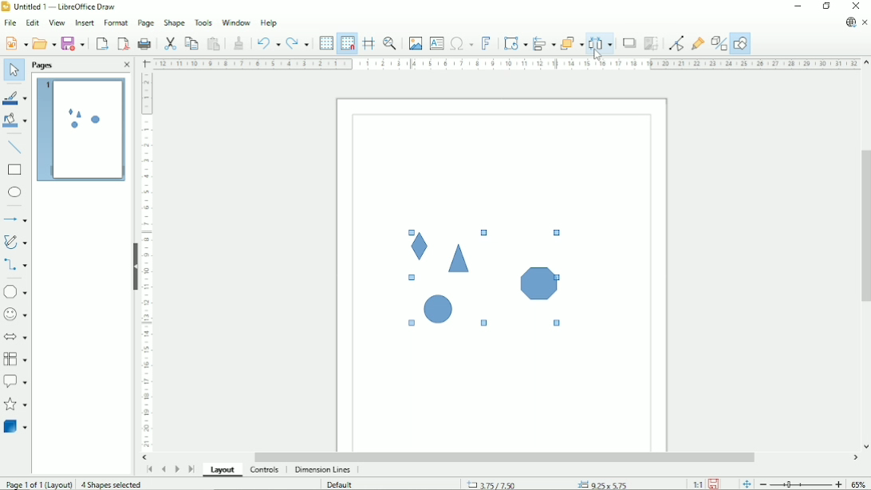 This screenshot has height=490, width=871. Describe the element at coordinates (865, 228) in the screenshot. I see `Vertical scrollbar` at that location.